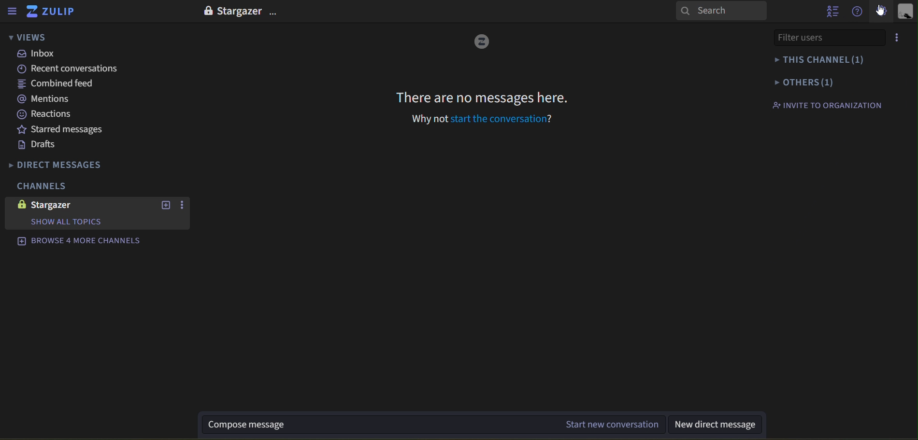 The image size is (918, 440). I want to click on drafts, so click(39, 146).